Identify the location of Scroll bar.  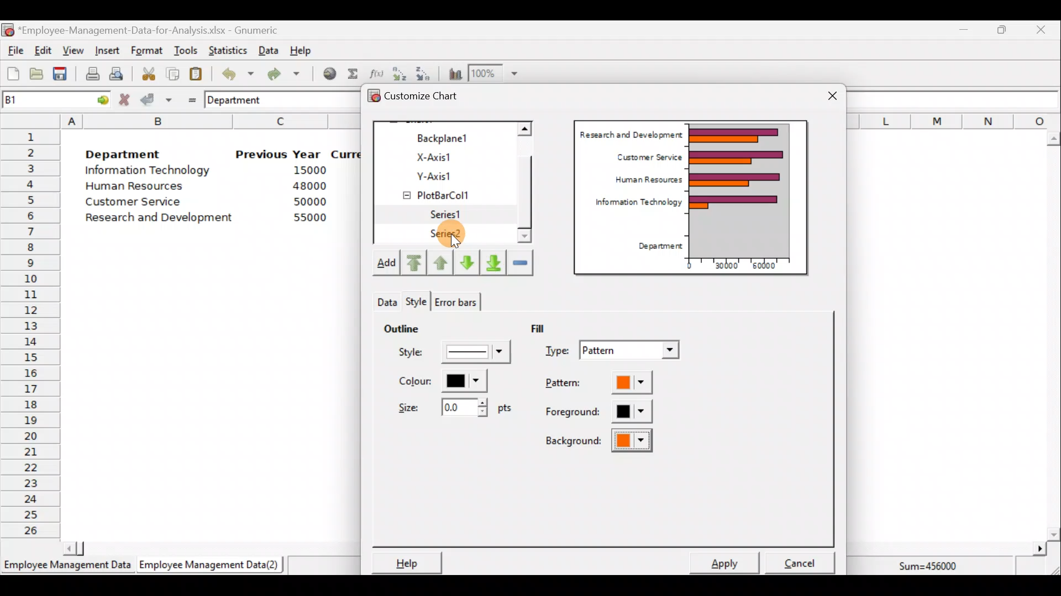
(206, 547).